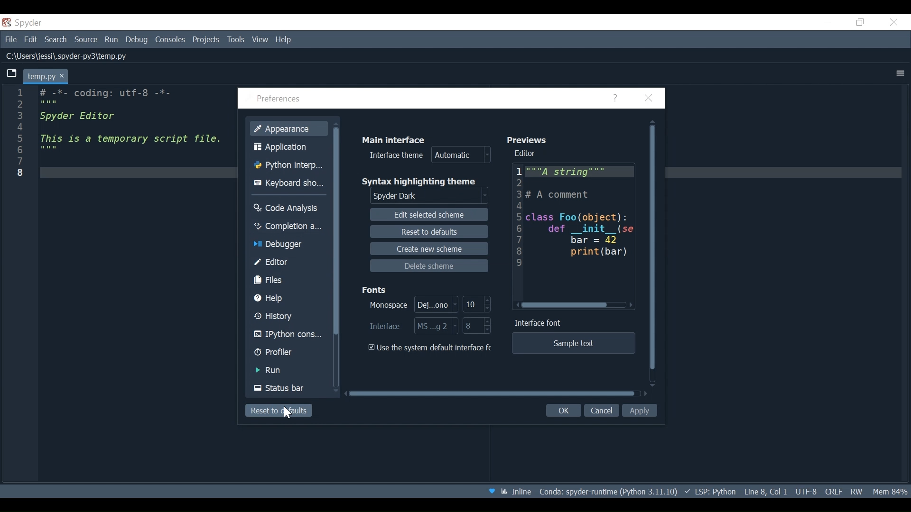 Image resolution: width=911 pixels, height=512 pixels. I want to click on Help Spyder, so click(491, 492).